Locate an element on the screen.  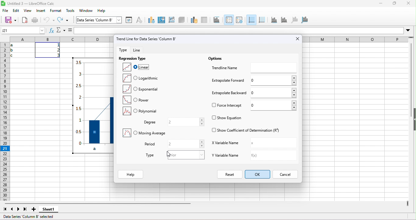
chart area is located at coordinates (95, 20).